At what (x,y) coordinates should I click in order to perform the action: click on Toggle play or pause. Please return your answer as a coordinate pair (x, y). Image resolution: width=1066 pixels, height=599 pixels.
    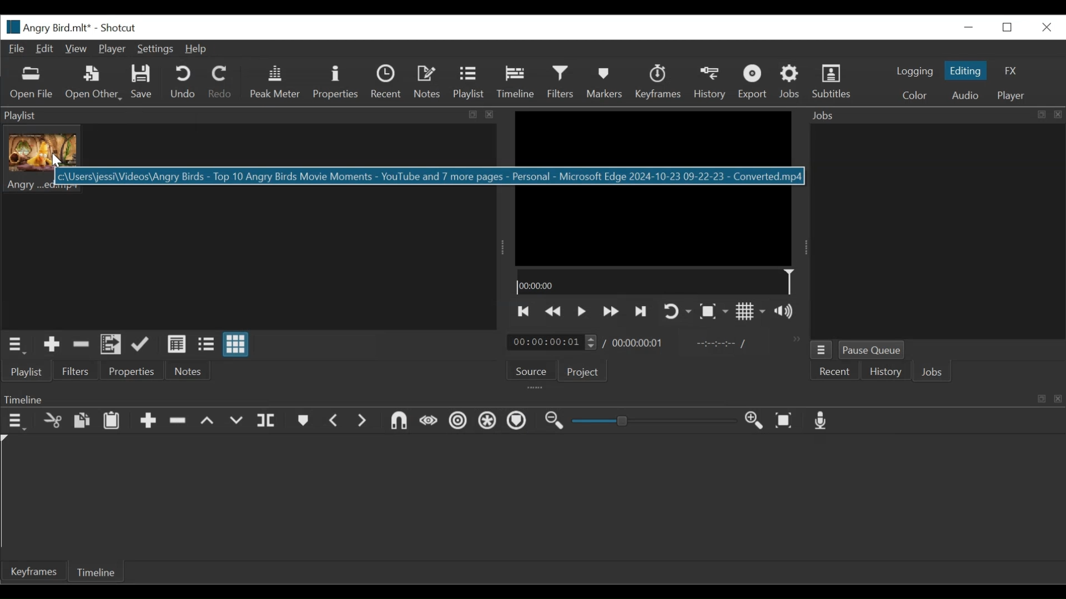
    Looking at the image, I should click on (582, 311).